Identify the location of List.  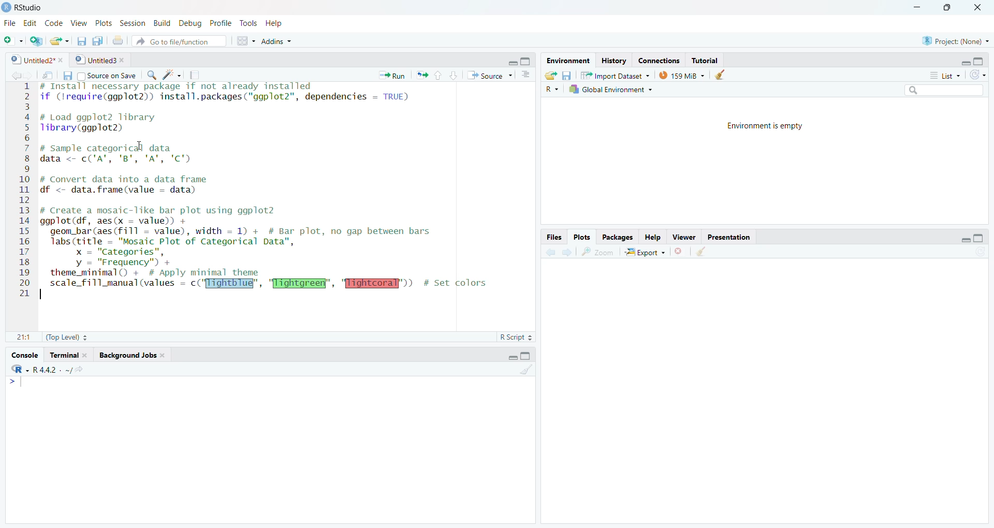
(943, 75).